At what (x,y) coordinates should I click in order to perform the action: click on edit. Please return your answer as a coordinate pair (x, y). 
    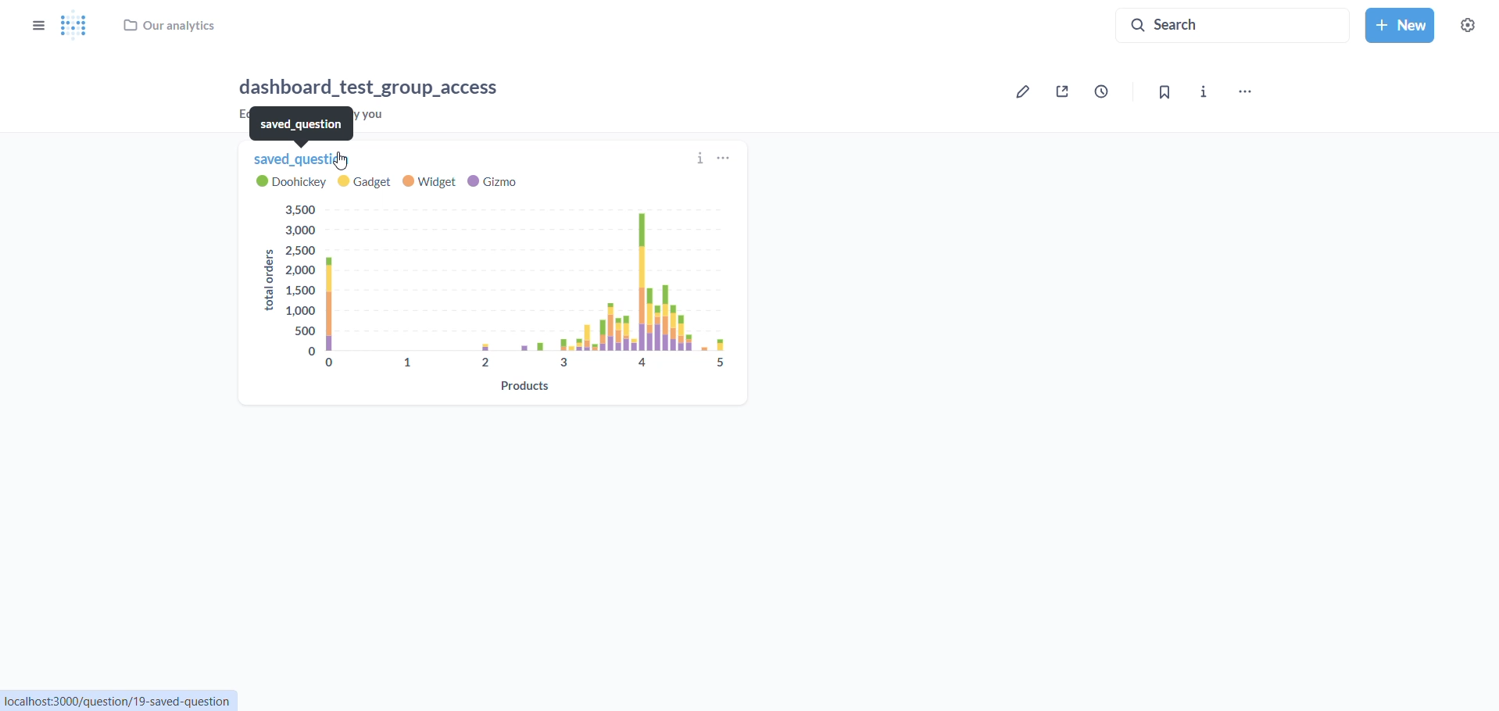
    Looking at the image, I should click on (1020, 93).